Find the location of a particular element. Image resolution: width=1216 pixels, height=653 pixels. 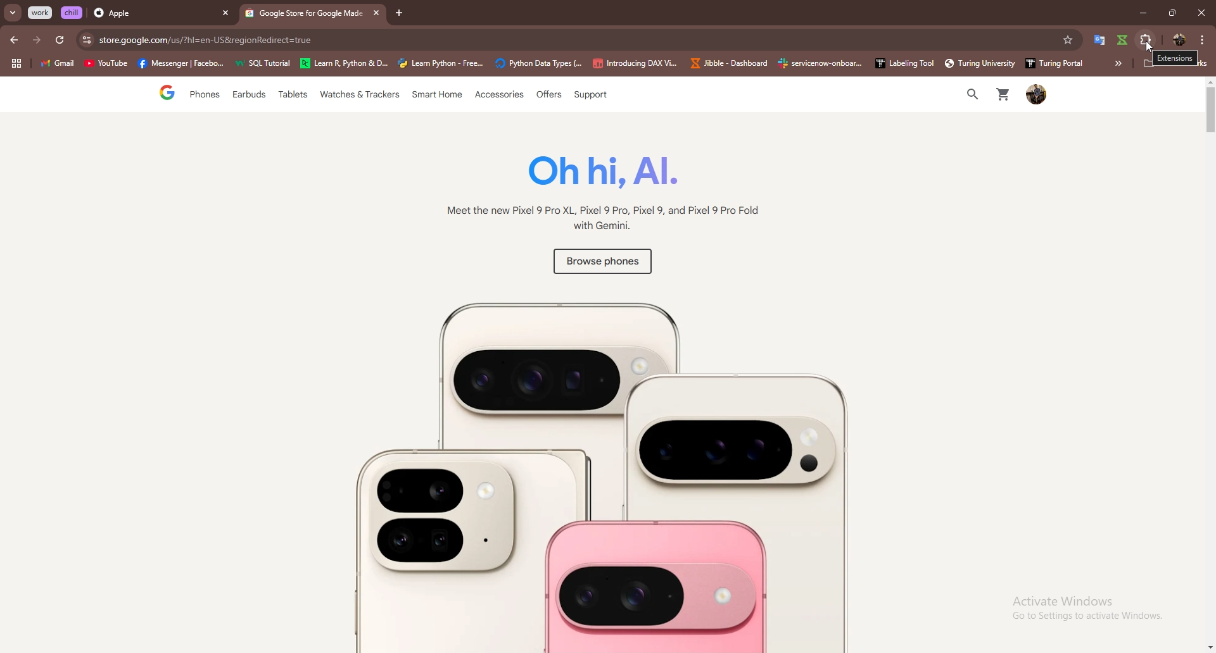

close is located at coordinates (1201, 13).